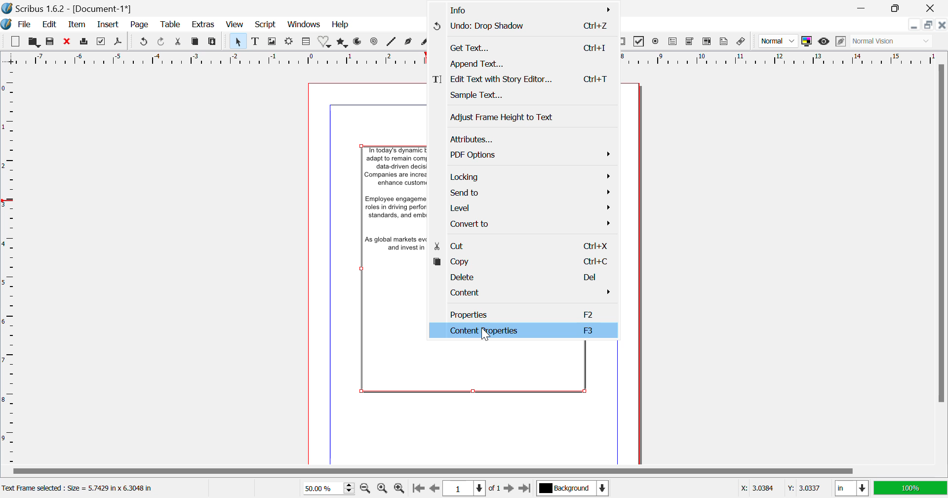 The image size is (948, 498). Describe the element at coordinates (914, 25) in the screenshot. I see `Restore Down` at that location.